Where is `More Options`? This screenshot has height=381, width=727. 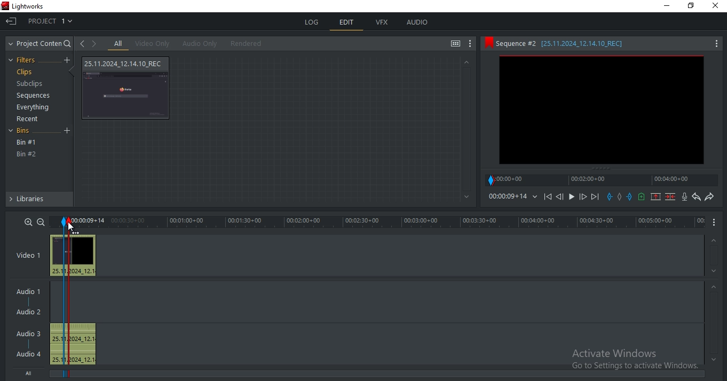
More Options is located at coordinates (716, 223).